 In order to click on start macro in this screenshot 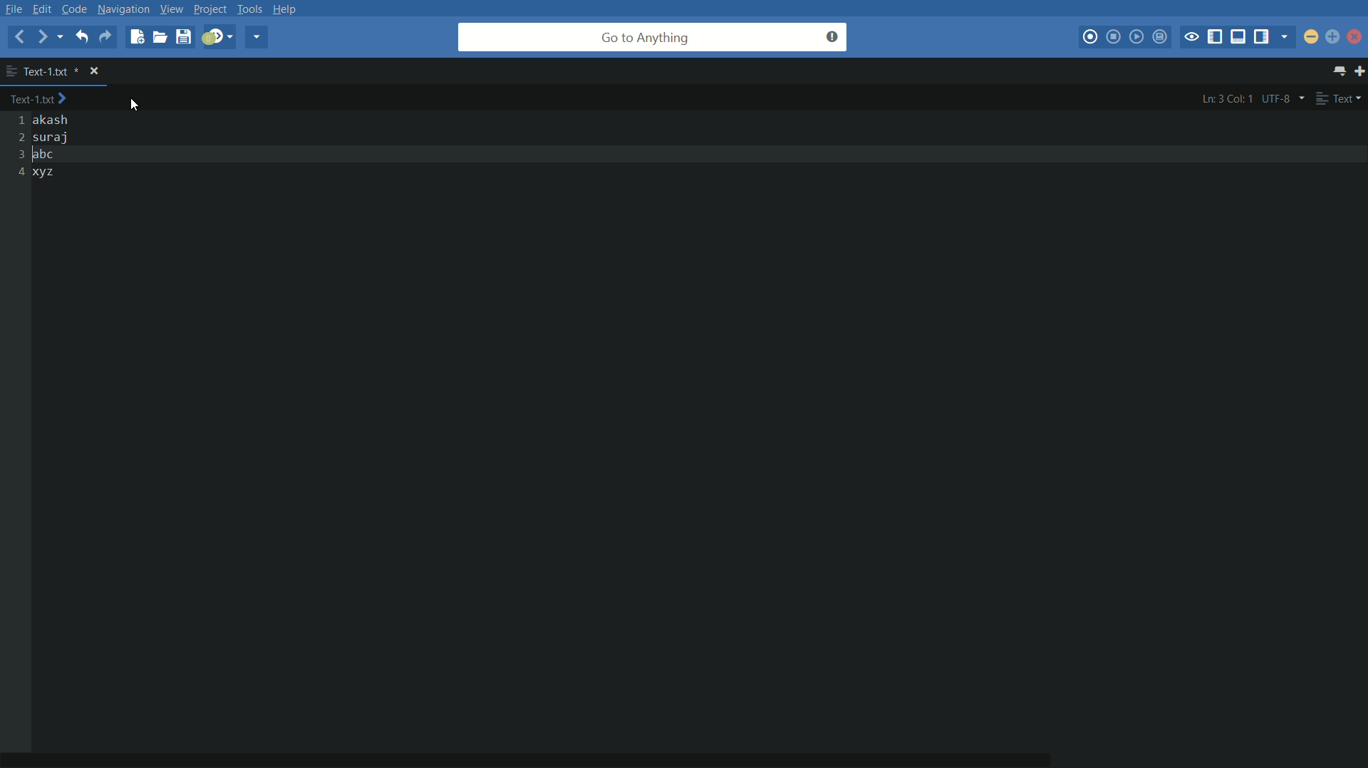, I will do `click(1092, 38)`.